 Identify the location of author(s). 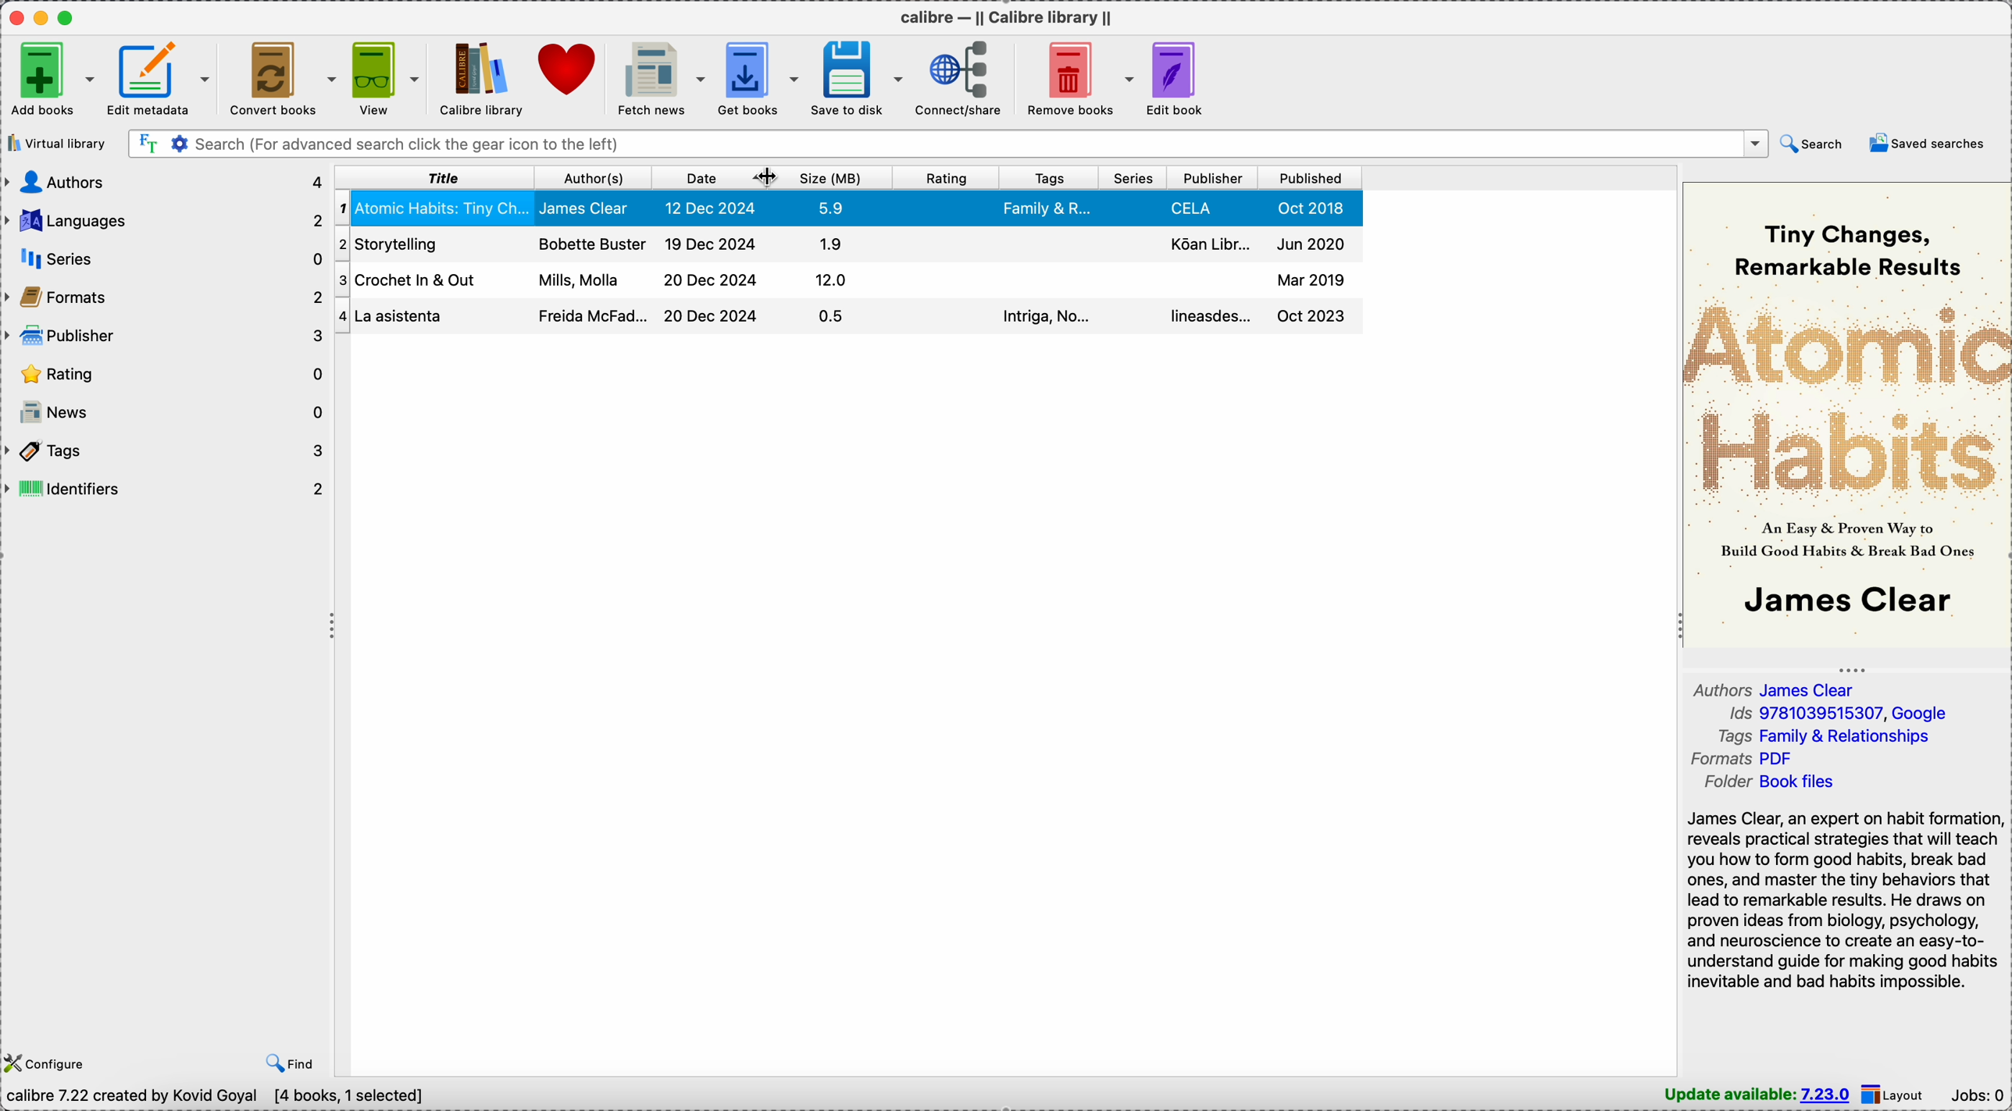
(591, 180).